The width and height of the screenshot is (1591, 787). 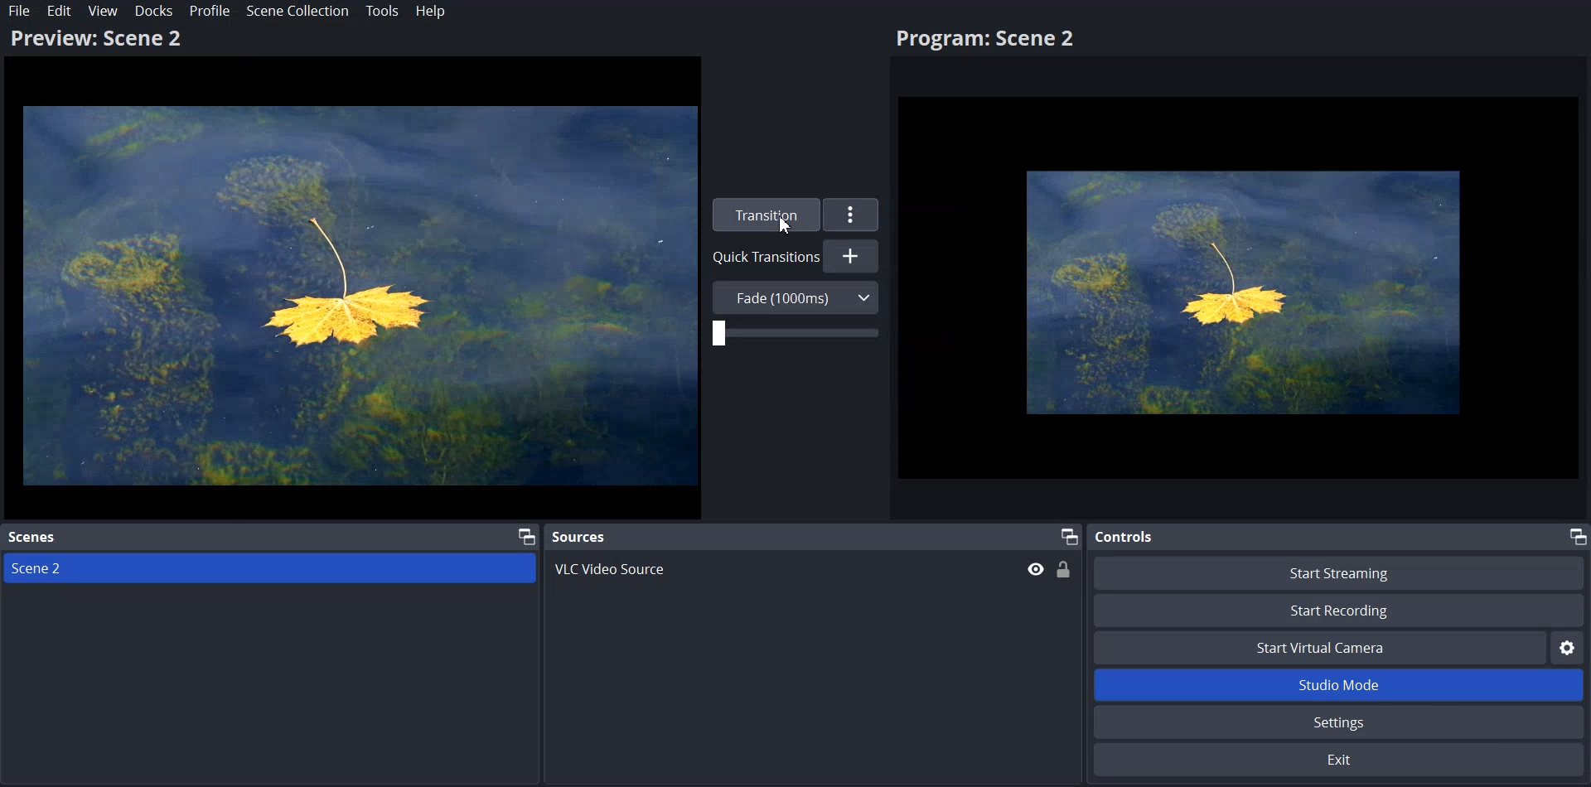 I want to click on Edit, so click(x=59, y=12).